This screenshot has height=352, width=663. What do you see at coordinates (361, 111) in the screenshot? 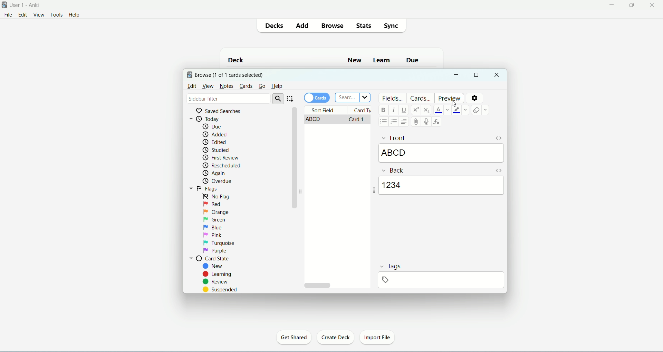
I see `card type` at bounding box center [361, 111].